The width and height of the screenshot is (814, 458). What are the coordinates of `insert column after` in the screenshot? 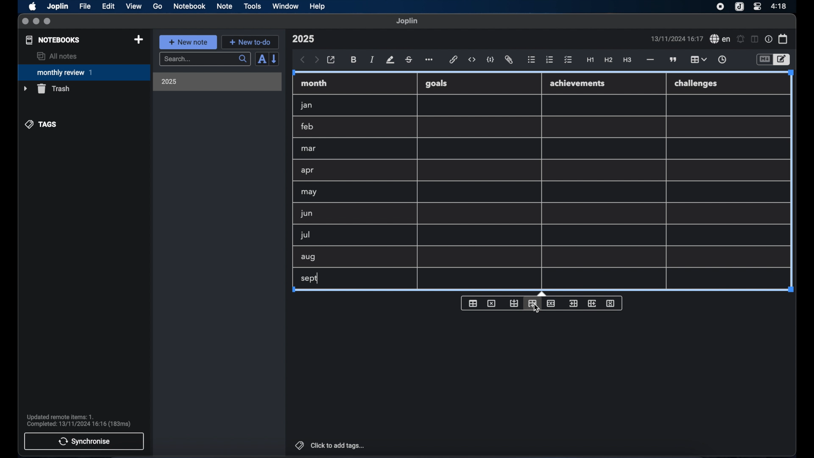 It's located at (592, 303).